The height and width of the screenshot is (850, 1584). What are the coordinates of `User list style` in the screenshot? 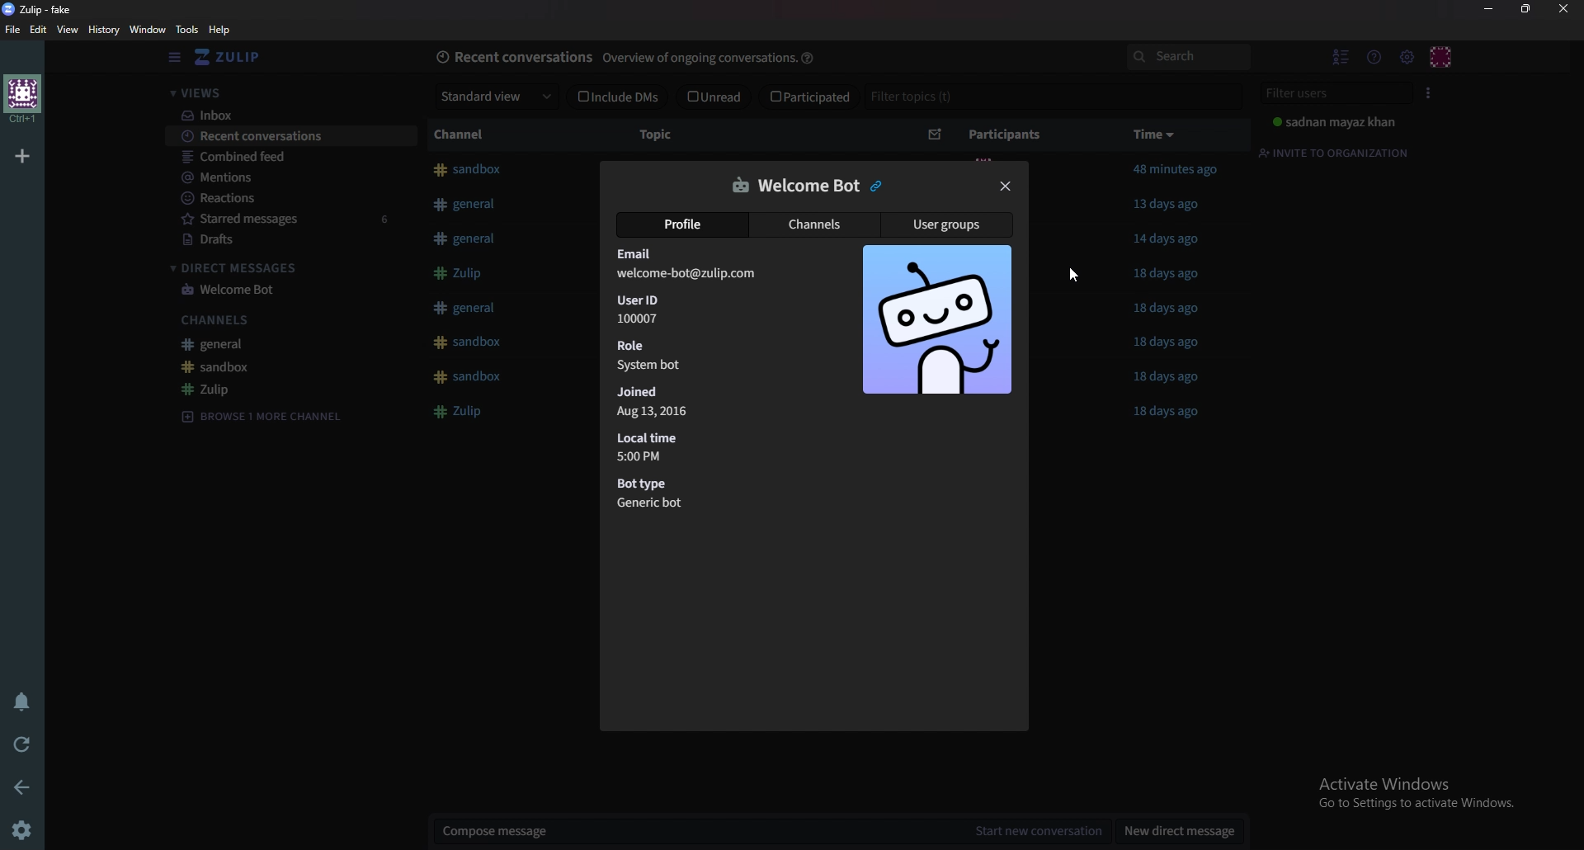 It's located at (1429, 93).